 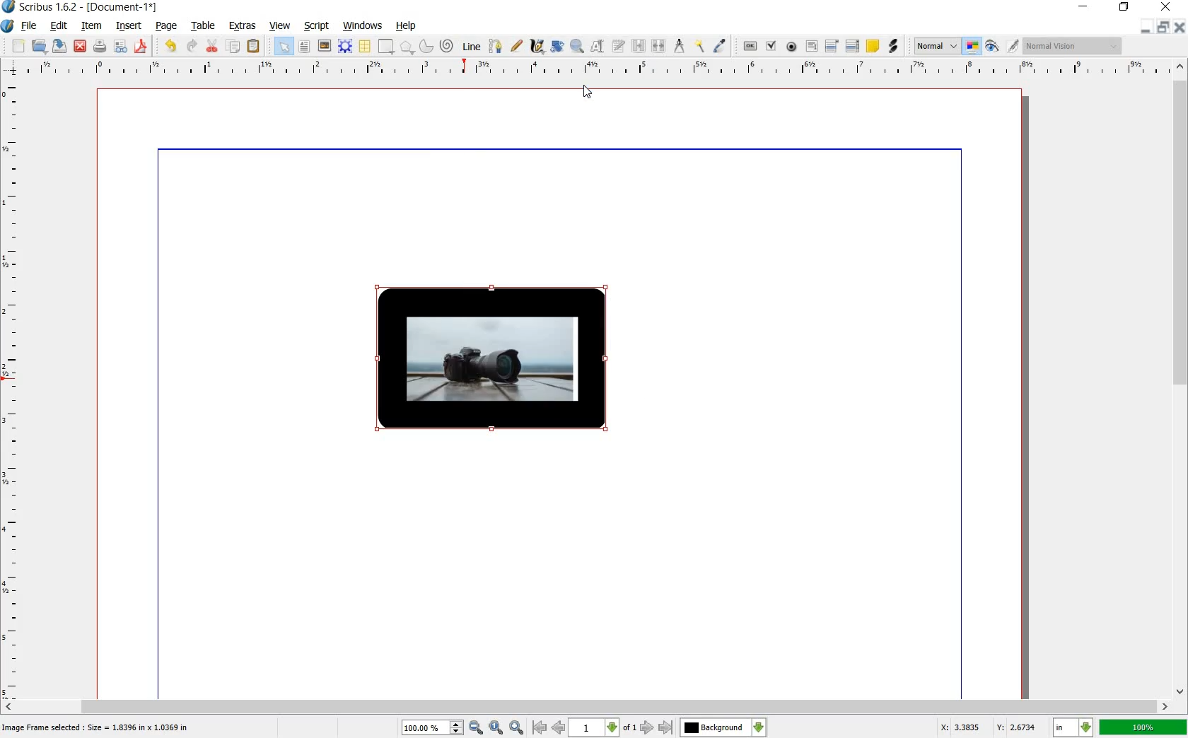 I want to click on close, so click(x=1165, y=7).